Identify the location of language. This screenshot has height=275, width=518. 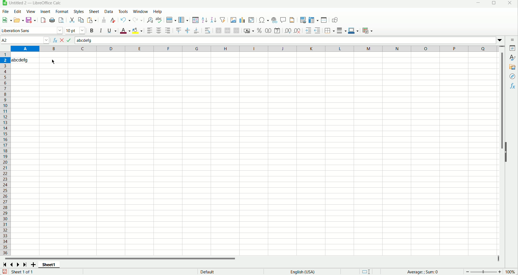
(302, 272).